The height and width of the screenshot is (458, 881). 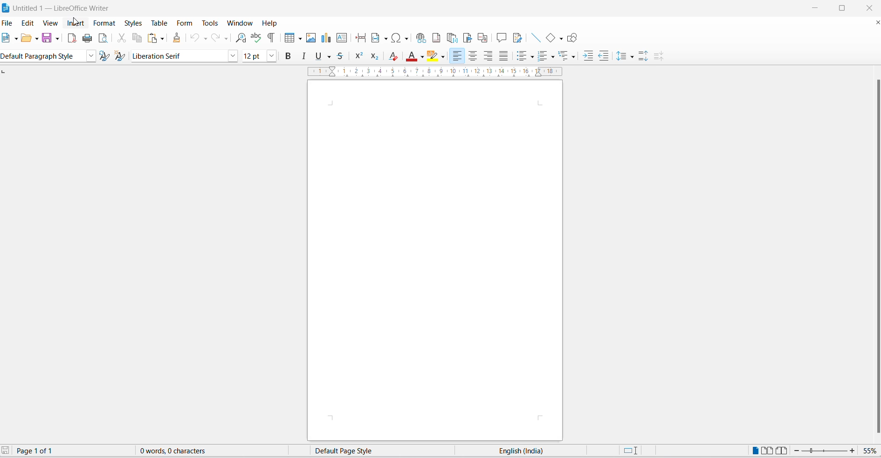 I want to click on text language, so click(x=526, y=451).